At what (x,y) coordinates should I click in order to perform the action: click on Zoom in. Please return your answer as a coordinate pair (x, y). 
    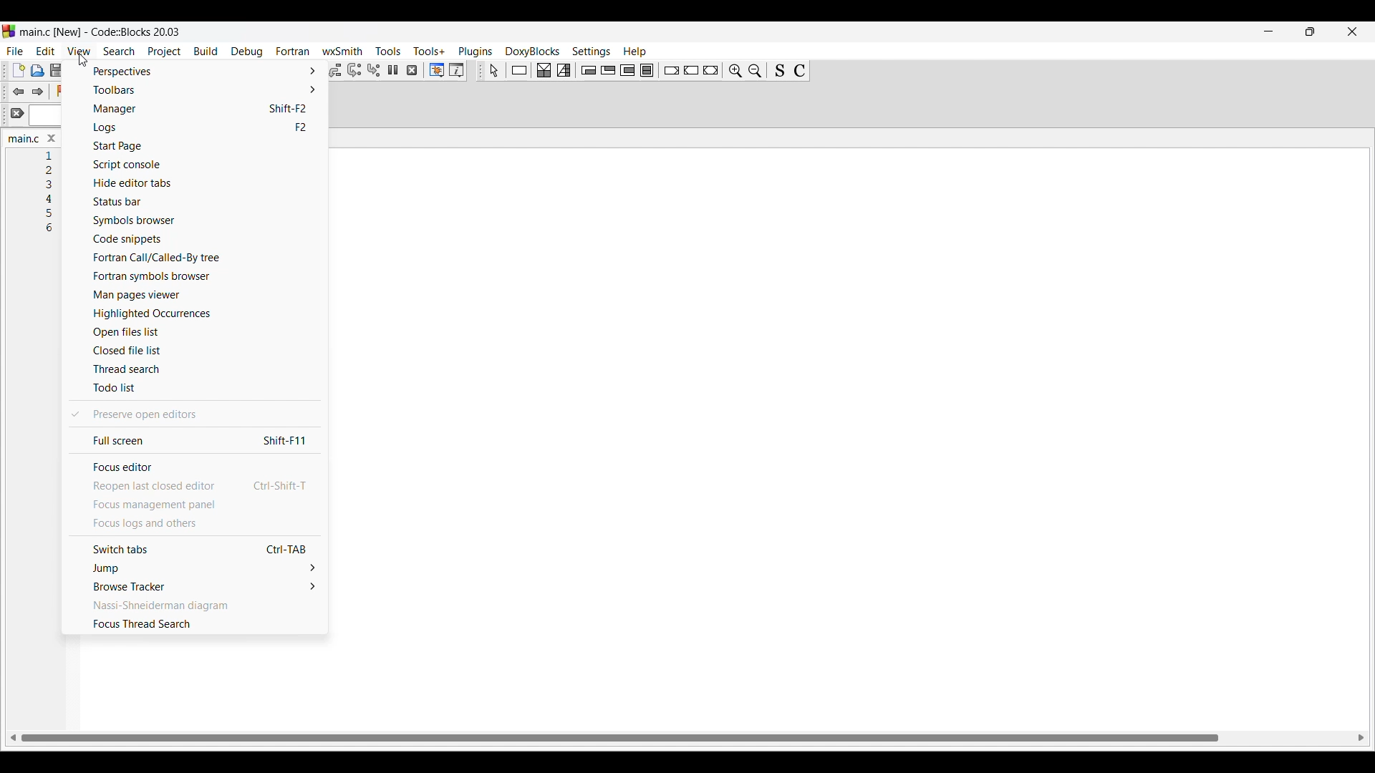
    Looking at the image, I should click on (735, 70).